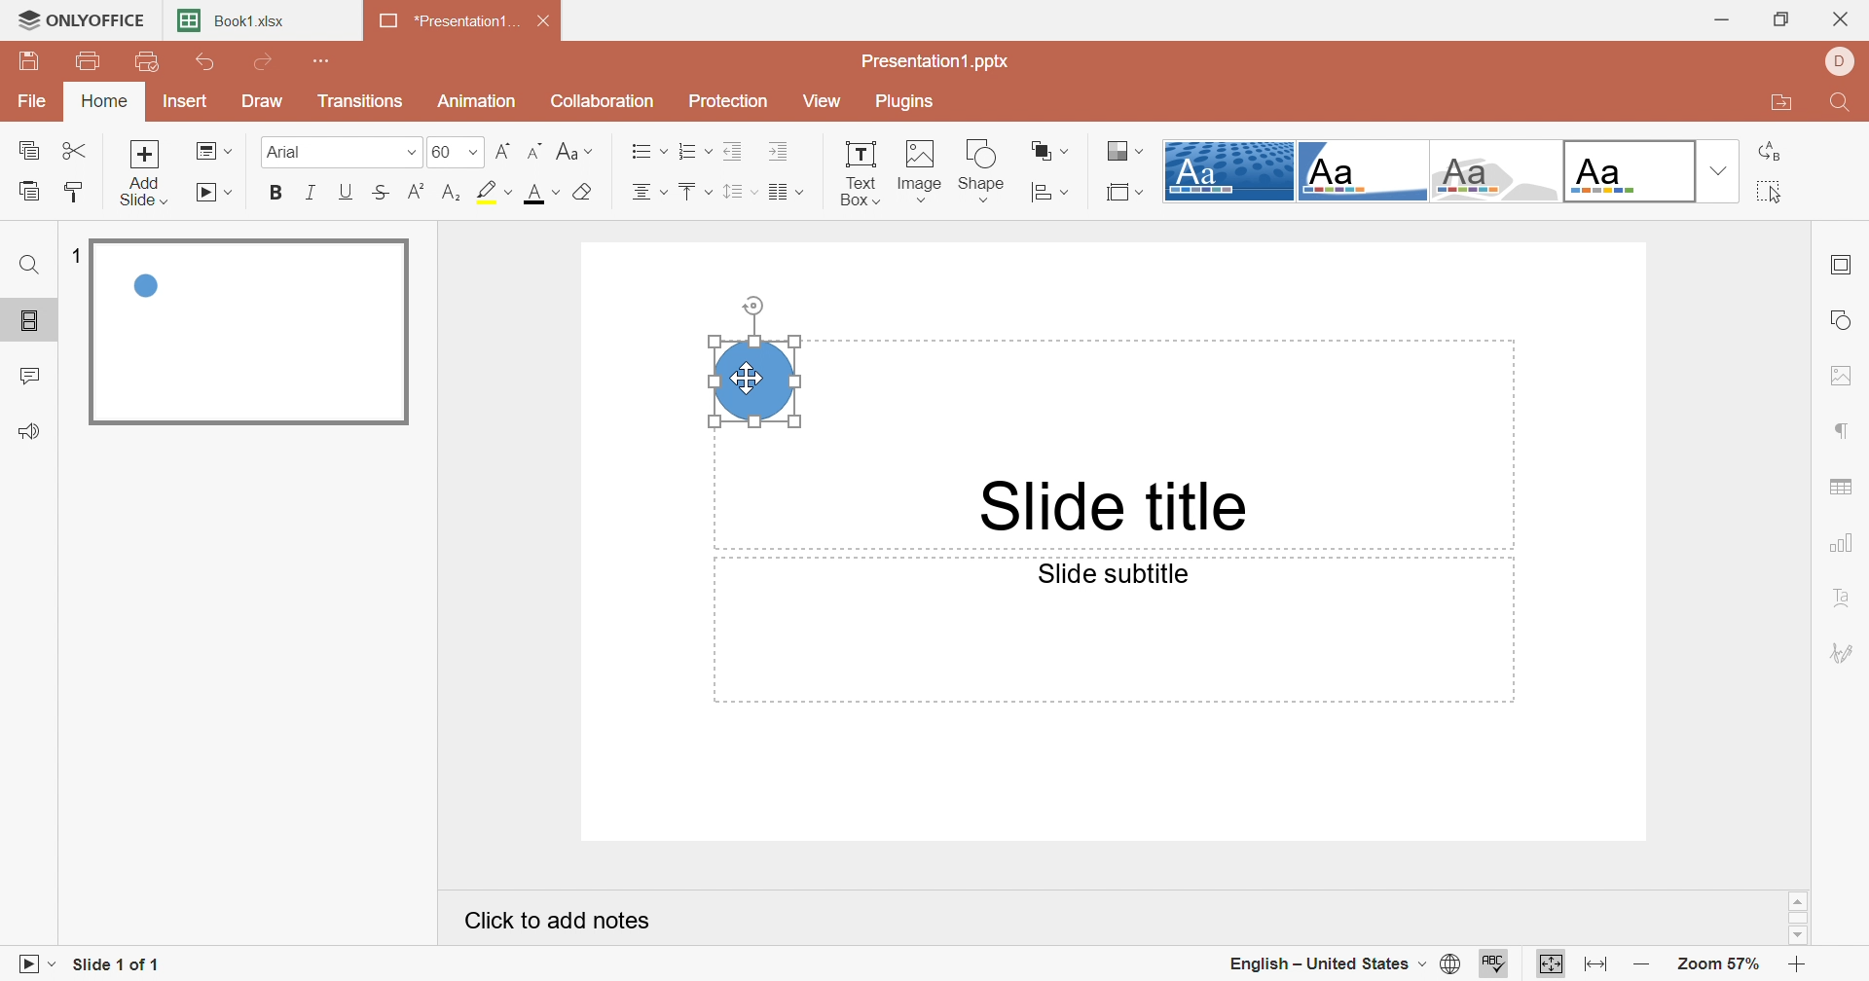  I want to click on Turtle, so click(1495, 171).